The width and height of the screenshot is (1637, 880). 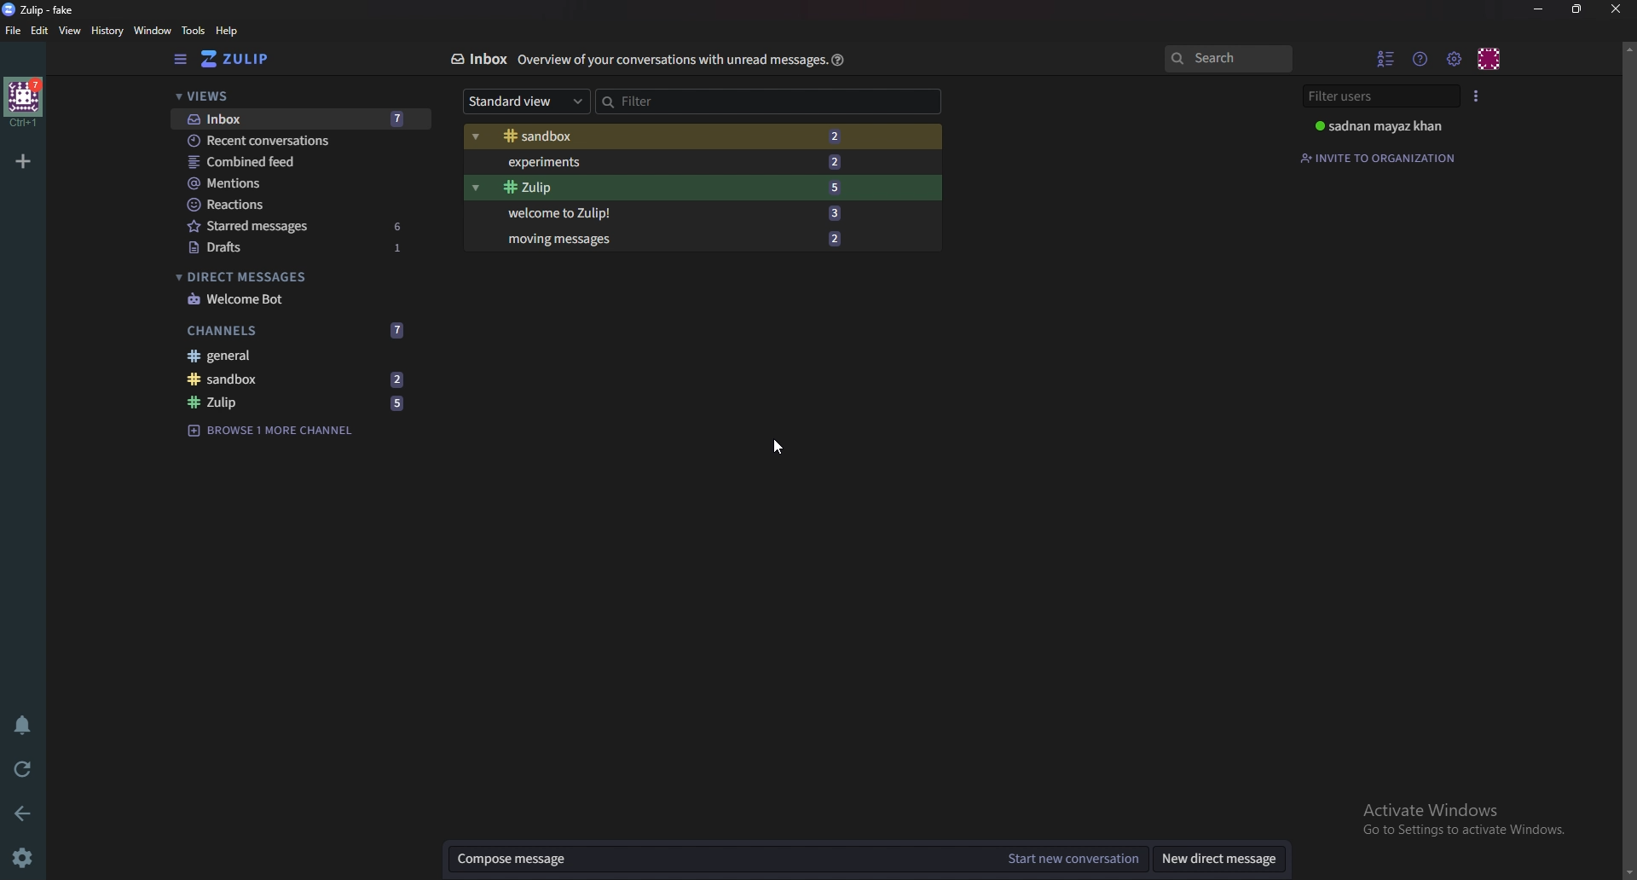 I want to click on Tools, so click(x=194, y=31).